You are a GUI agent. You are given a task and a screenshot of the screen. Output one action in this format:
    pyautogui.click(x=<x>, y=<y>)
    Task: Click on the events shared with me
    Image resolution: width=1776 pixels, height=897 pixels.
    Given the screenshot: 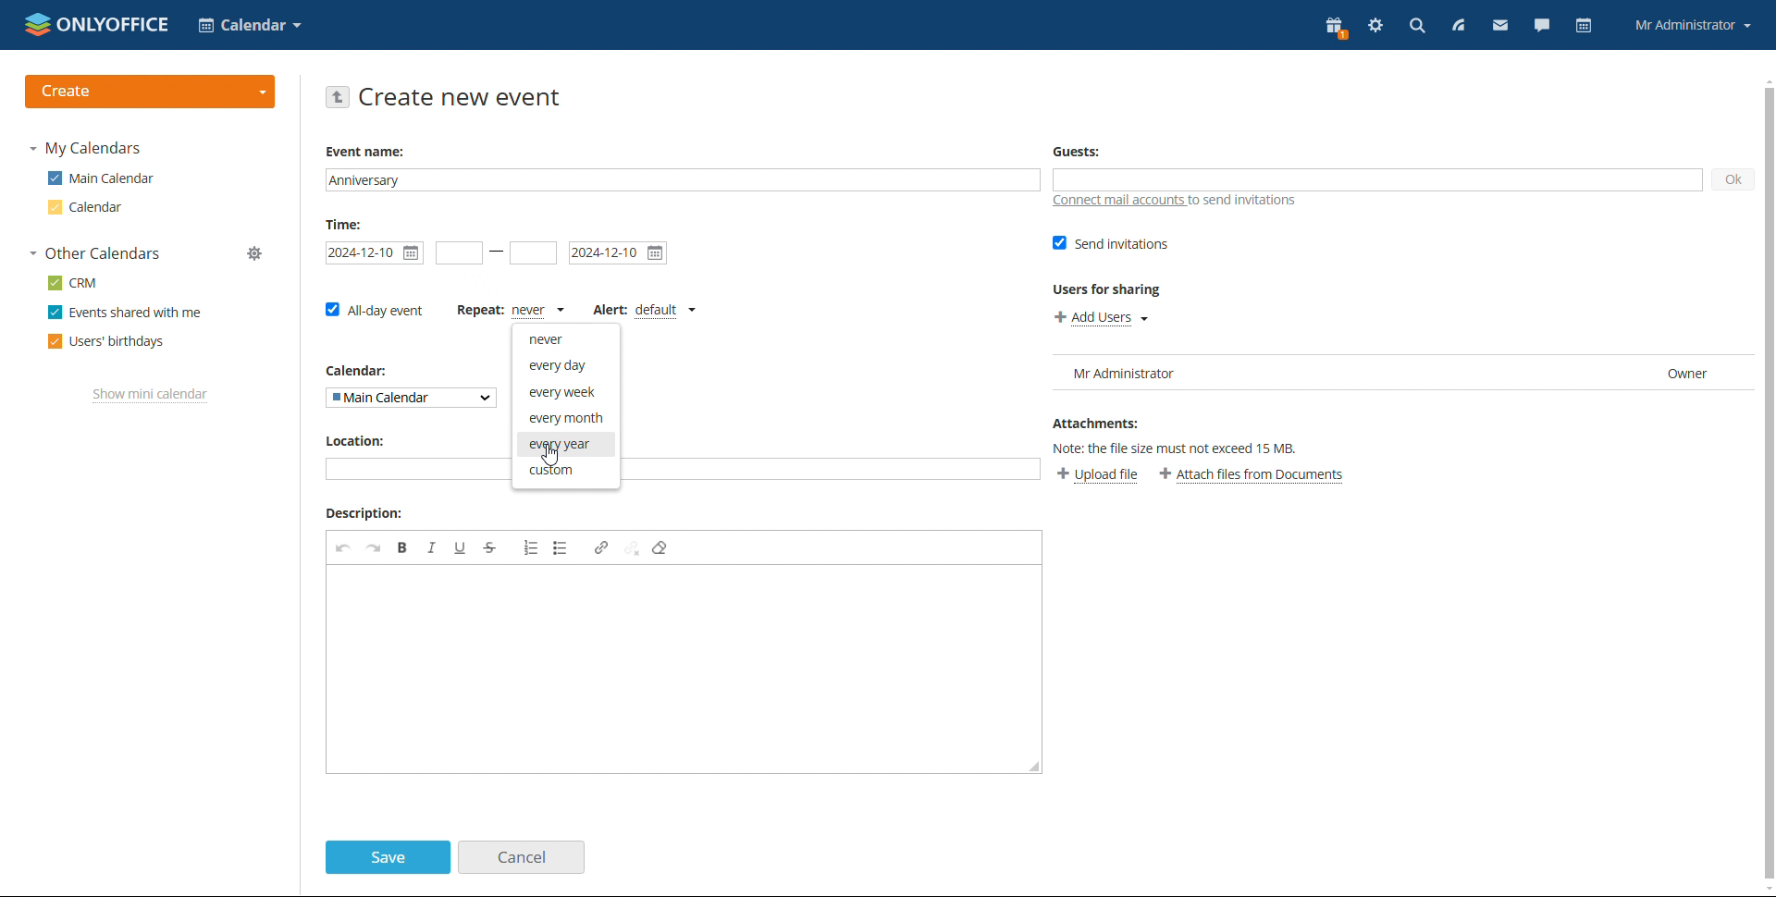 What is the action you would take?
    pyautogui.click(x=123, y=312)
    